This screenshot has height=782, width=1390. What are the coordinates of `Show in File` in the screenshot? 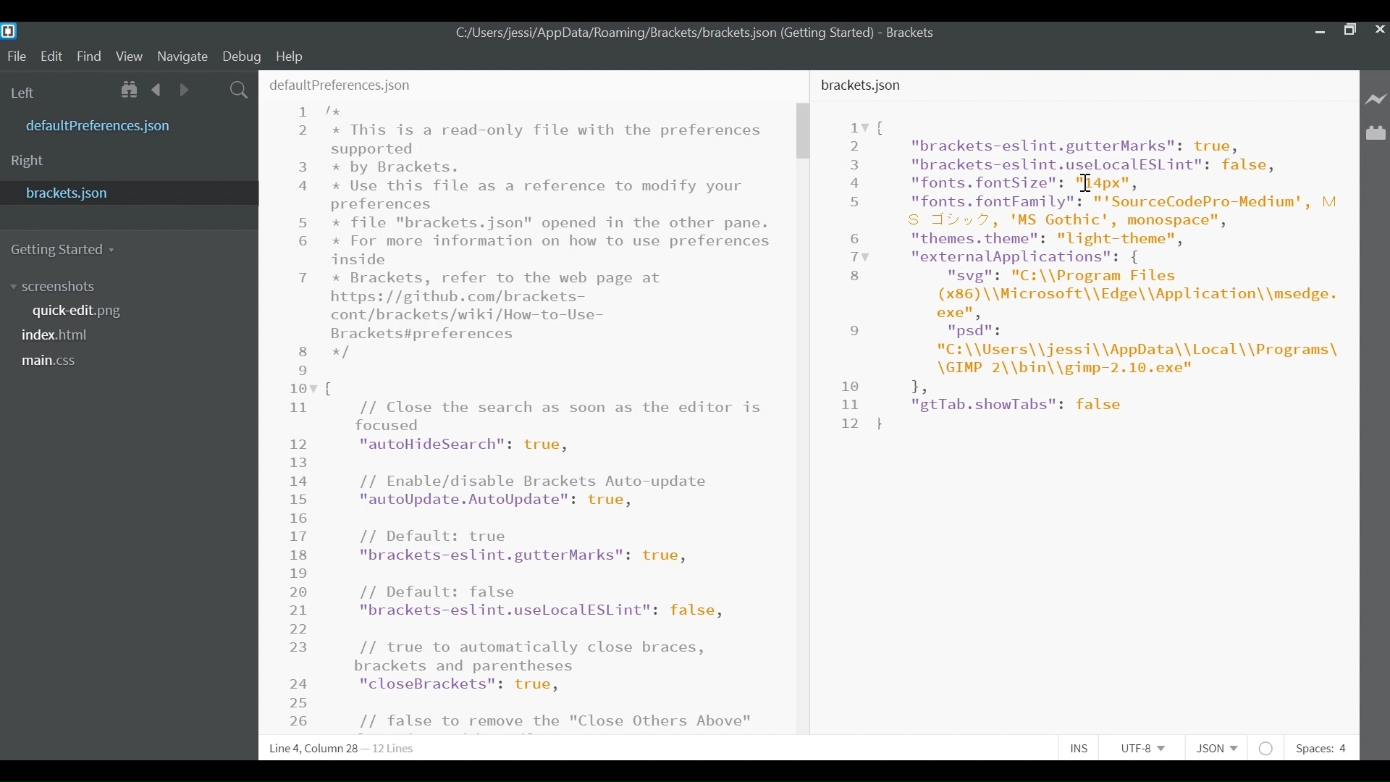 It's located at (130, 91).